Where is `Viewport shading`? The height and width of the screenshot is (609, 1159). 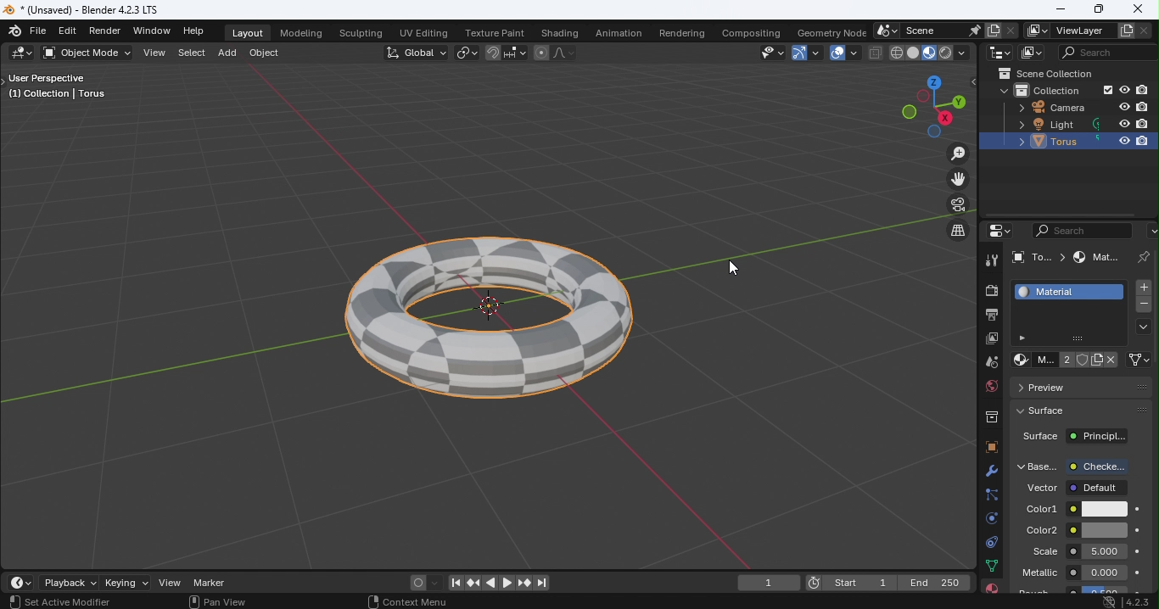
Viewport shading is located at coordinates (928, 53).